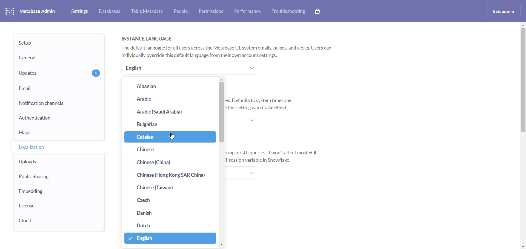  I want to click on general, so click(51, 58).